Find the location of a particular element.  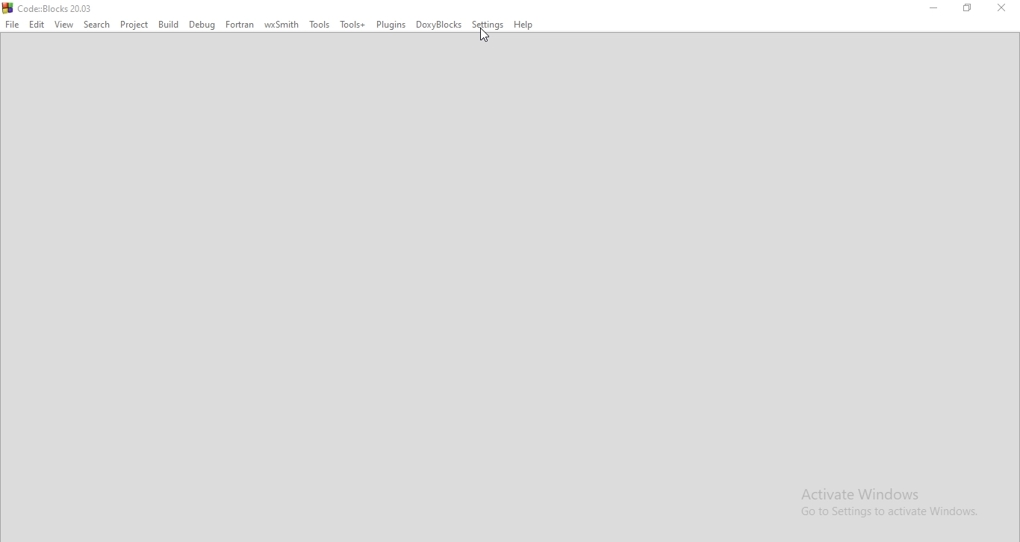

restore is located at coordinates (971, 10).